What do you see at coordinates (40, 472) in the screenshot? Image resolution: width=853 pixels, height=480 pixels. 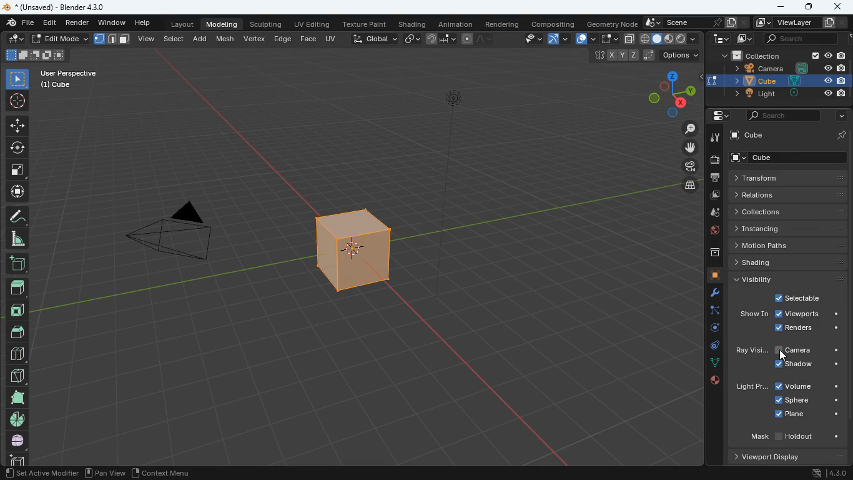 I see `set active modifier` at bounding box center [40, 472].